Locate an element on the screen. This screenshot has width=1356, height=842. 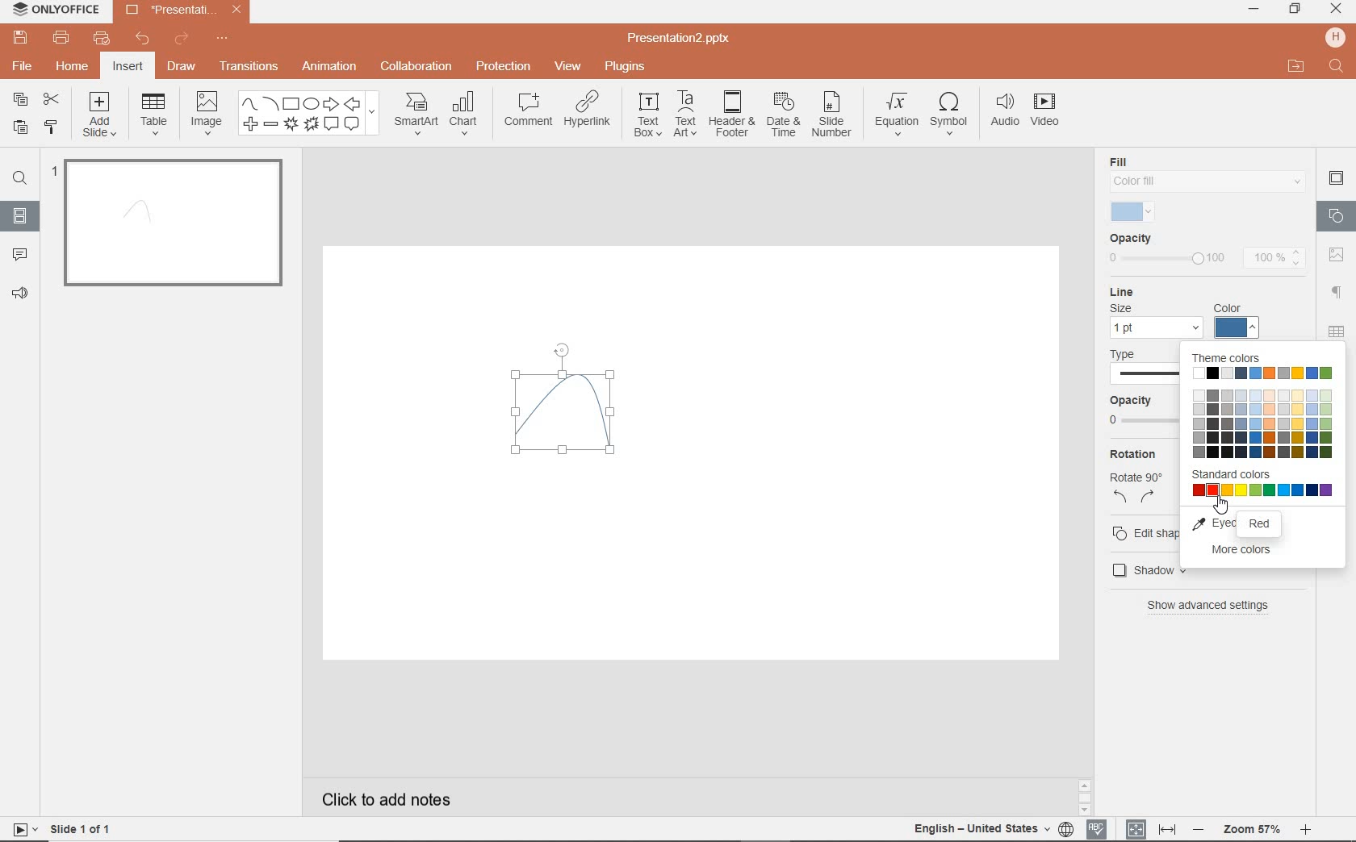
CLICK TO ADD NOTES is located at coordinates (391, 799).